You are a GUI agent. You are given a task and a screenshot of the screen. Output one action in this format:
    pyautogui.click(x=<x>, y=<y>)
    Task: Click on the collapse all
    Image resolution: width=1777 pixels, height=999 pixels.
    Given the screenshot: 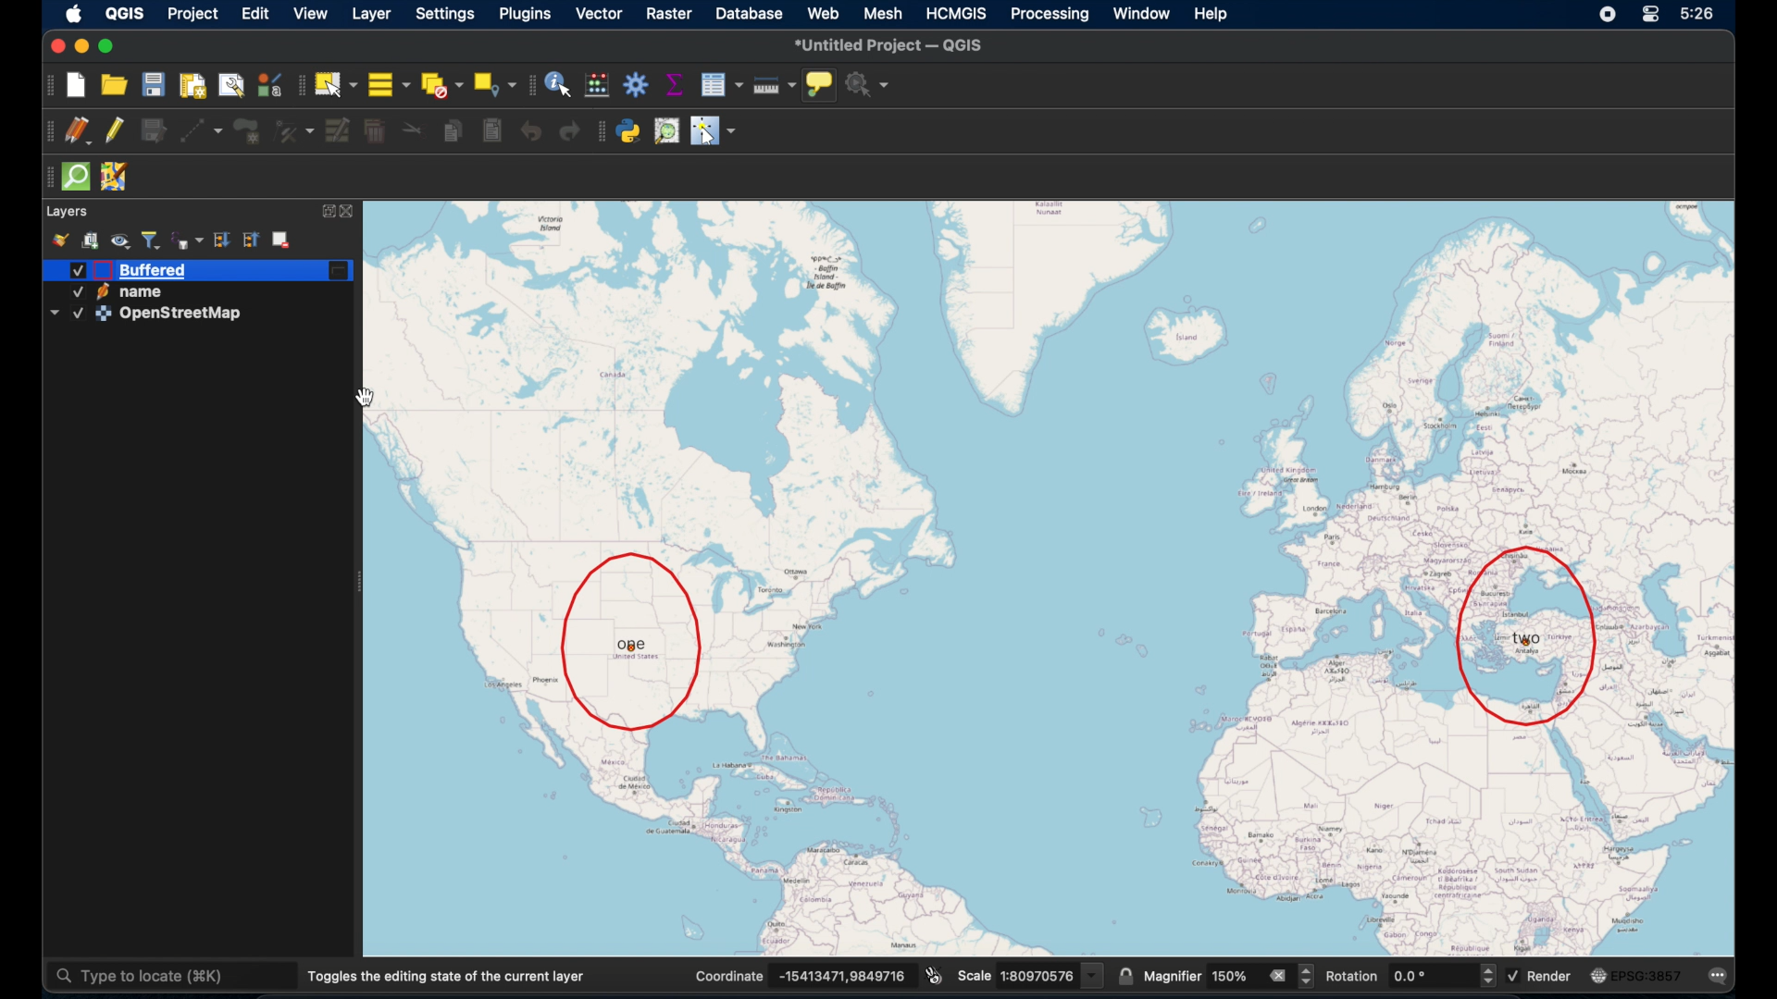 What is the action you would take?
    pyautogui.click(x=249, y=238)
    